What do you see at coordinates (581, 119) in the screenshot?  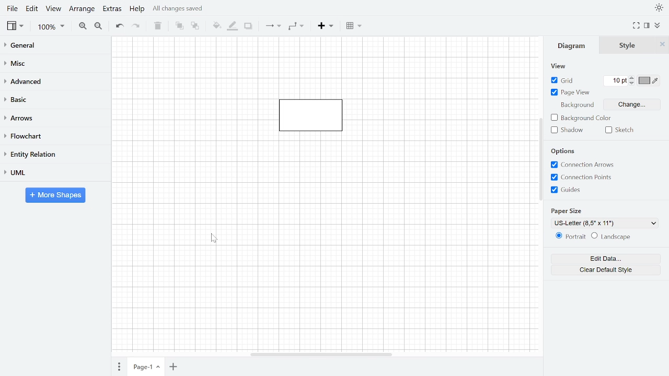 I see `Background color` at bounding box center [581, 119].